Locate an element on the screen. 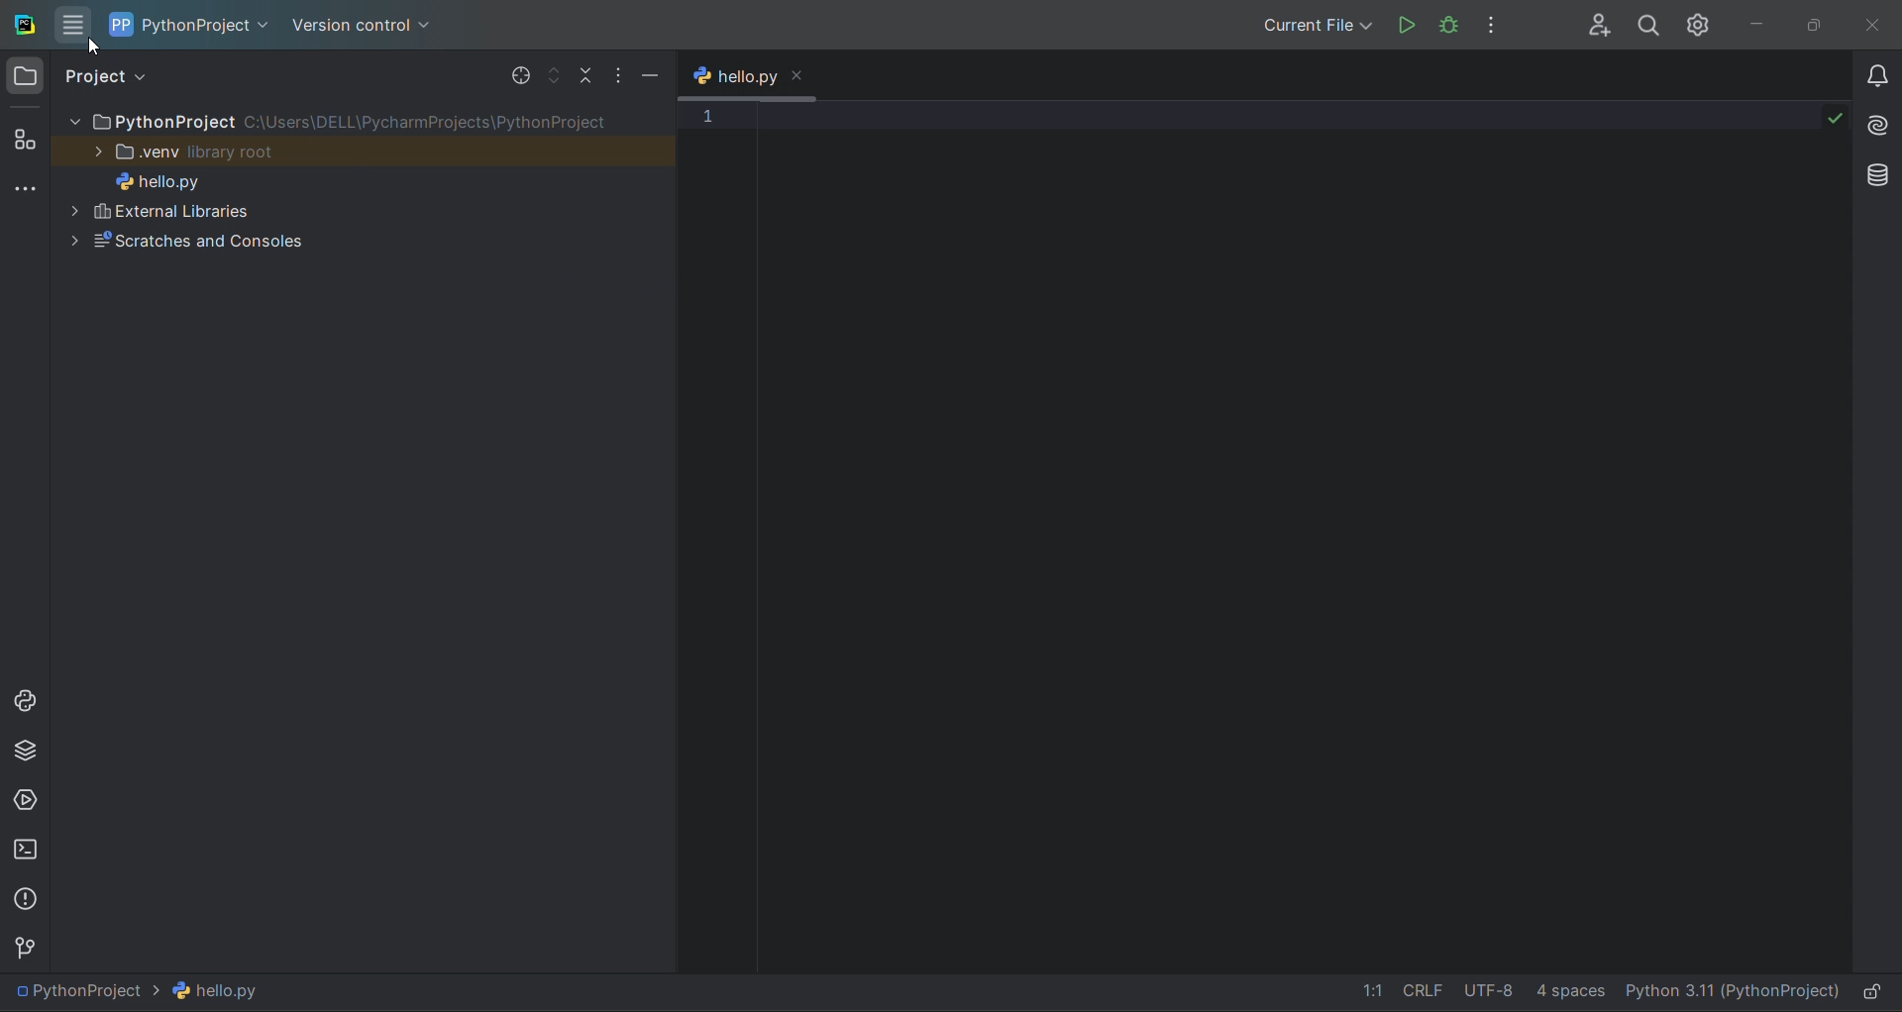 This screenshot has width=1902, height=1012. version control is located at coordinates (23, 949).